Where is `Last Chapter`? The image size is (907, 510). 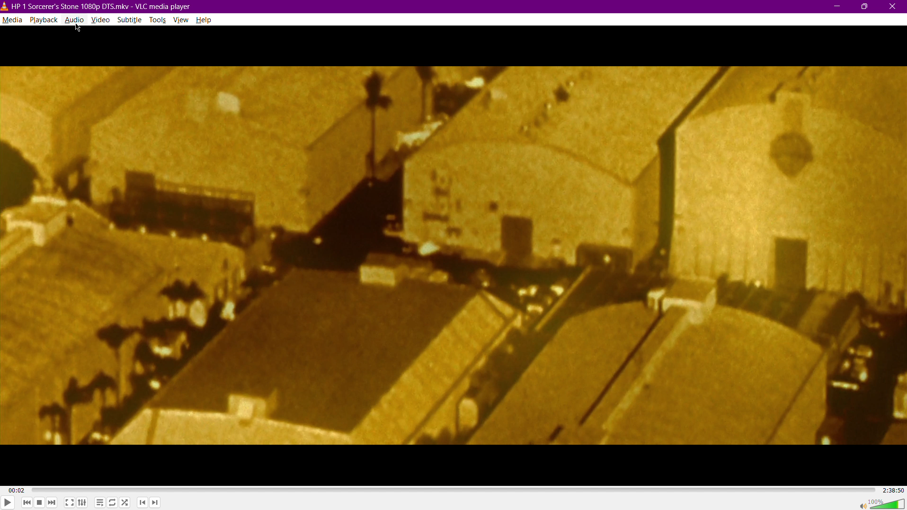 Last Chapter is located at coordinates (143, 504).